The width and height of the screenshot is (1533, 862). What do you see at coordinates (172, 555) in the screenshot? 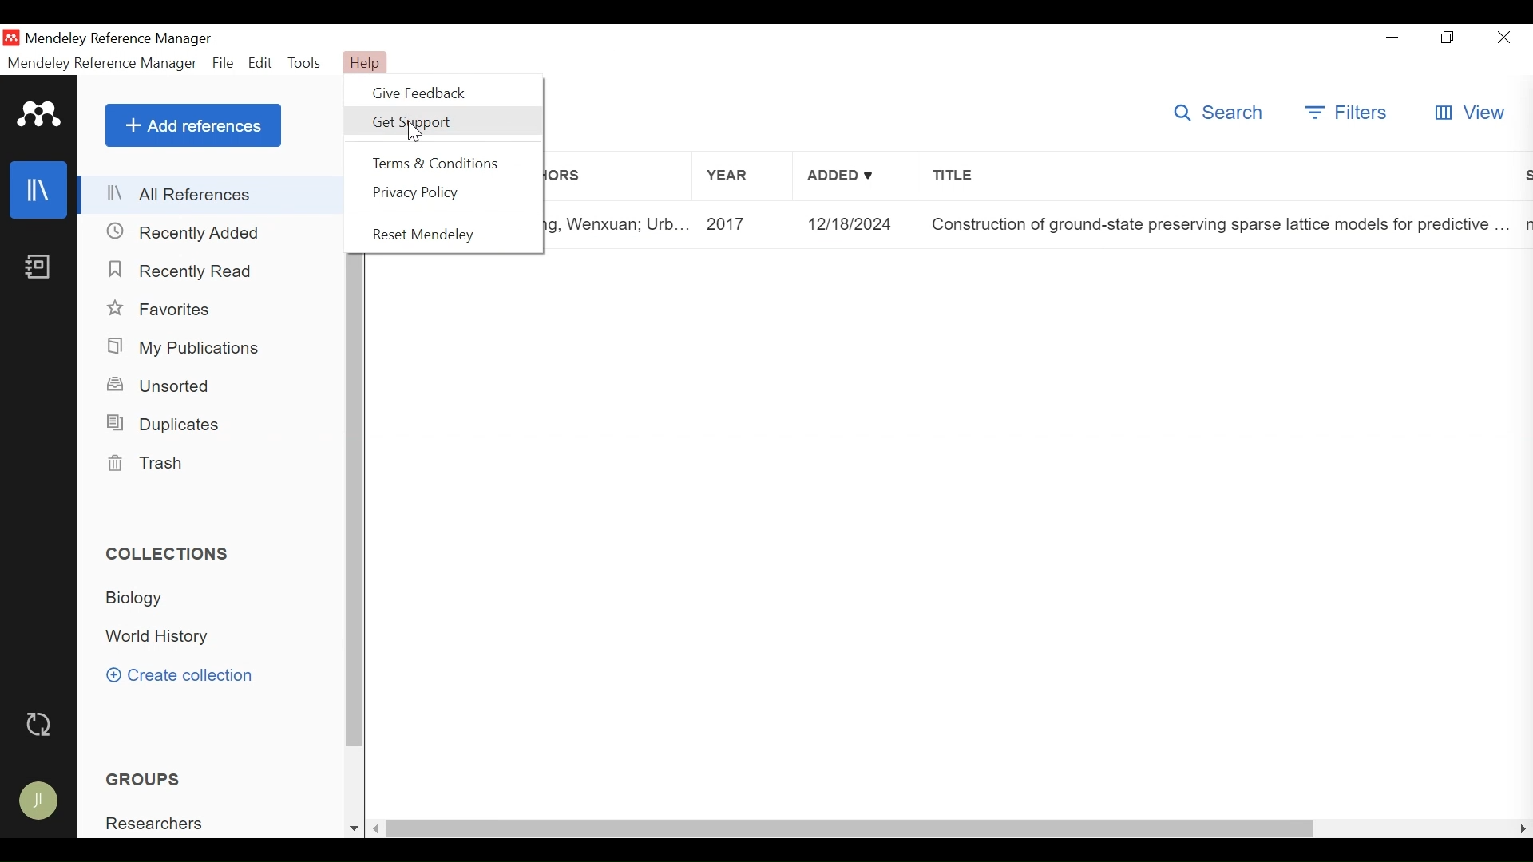
I see `Collections` at bounding box center [172, 555].